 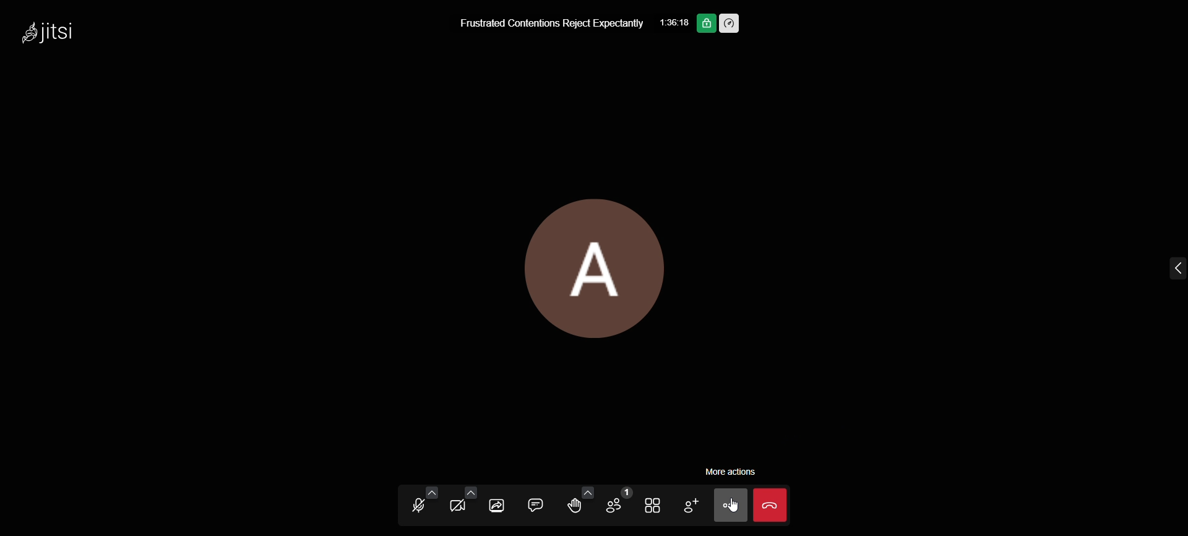 What do you see at coordinates (56, 33) in the screenshot?
I see `Jitsi` at bounding box center [56, 33].